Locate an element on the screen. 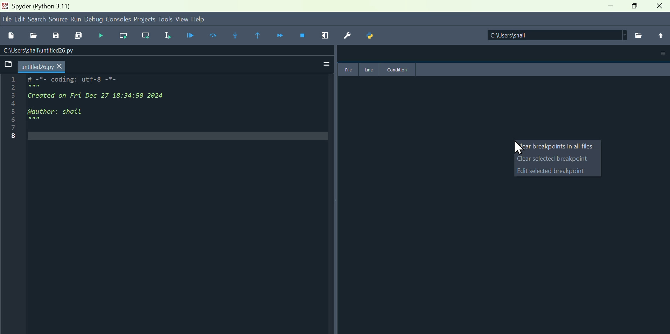  Browse tab is located at coordinates (8, 64).